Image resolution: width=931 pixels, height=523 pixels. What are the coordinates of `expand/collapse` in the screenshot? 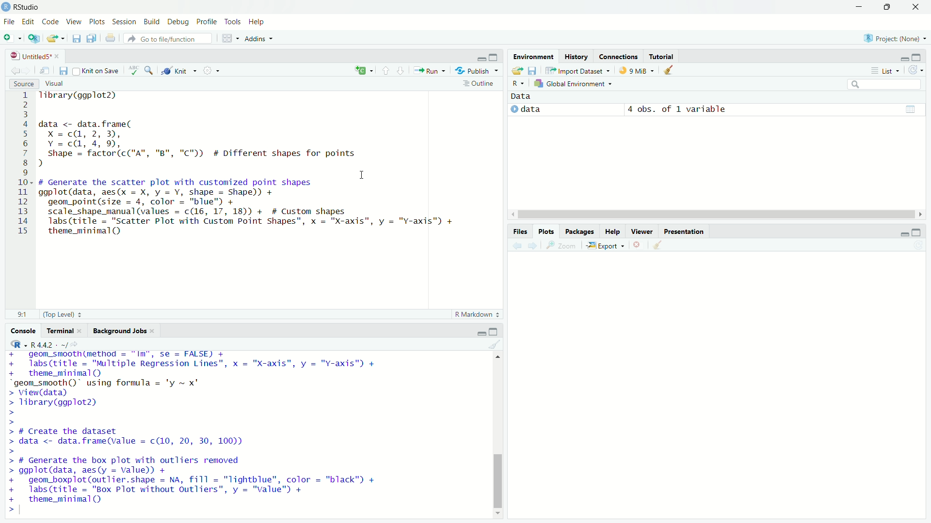 It's located at (513, 108).